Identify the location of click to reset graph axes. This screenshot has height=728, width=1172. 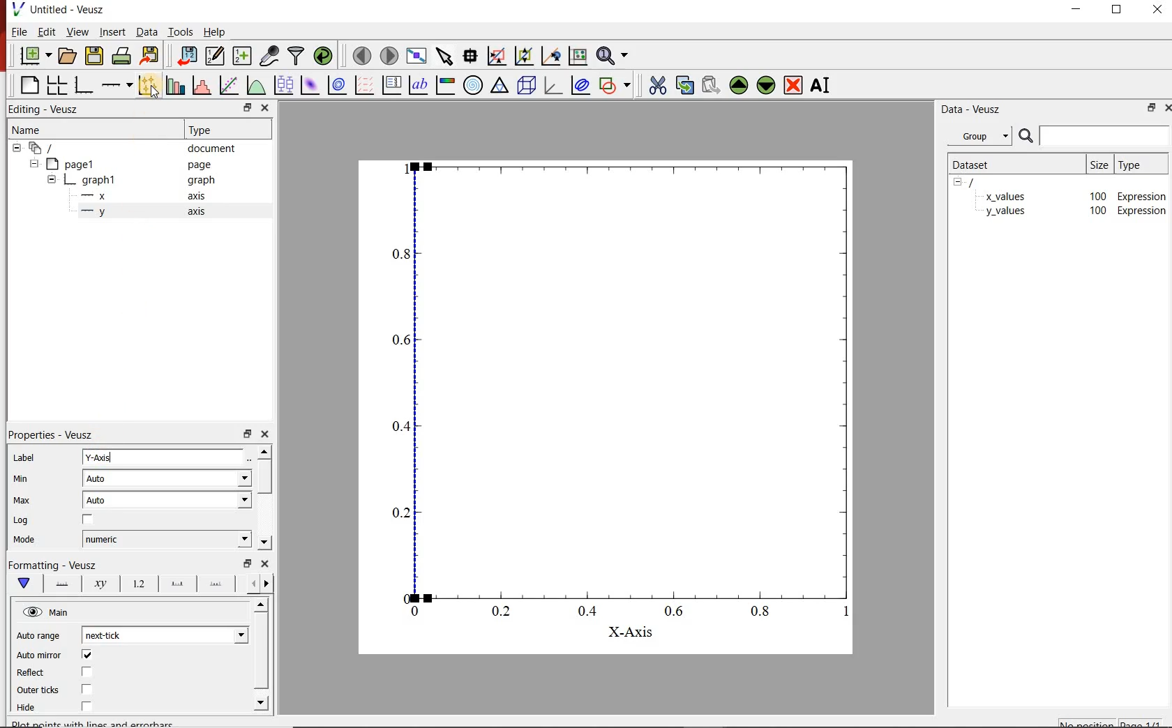
(577, 56).